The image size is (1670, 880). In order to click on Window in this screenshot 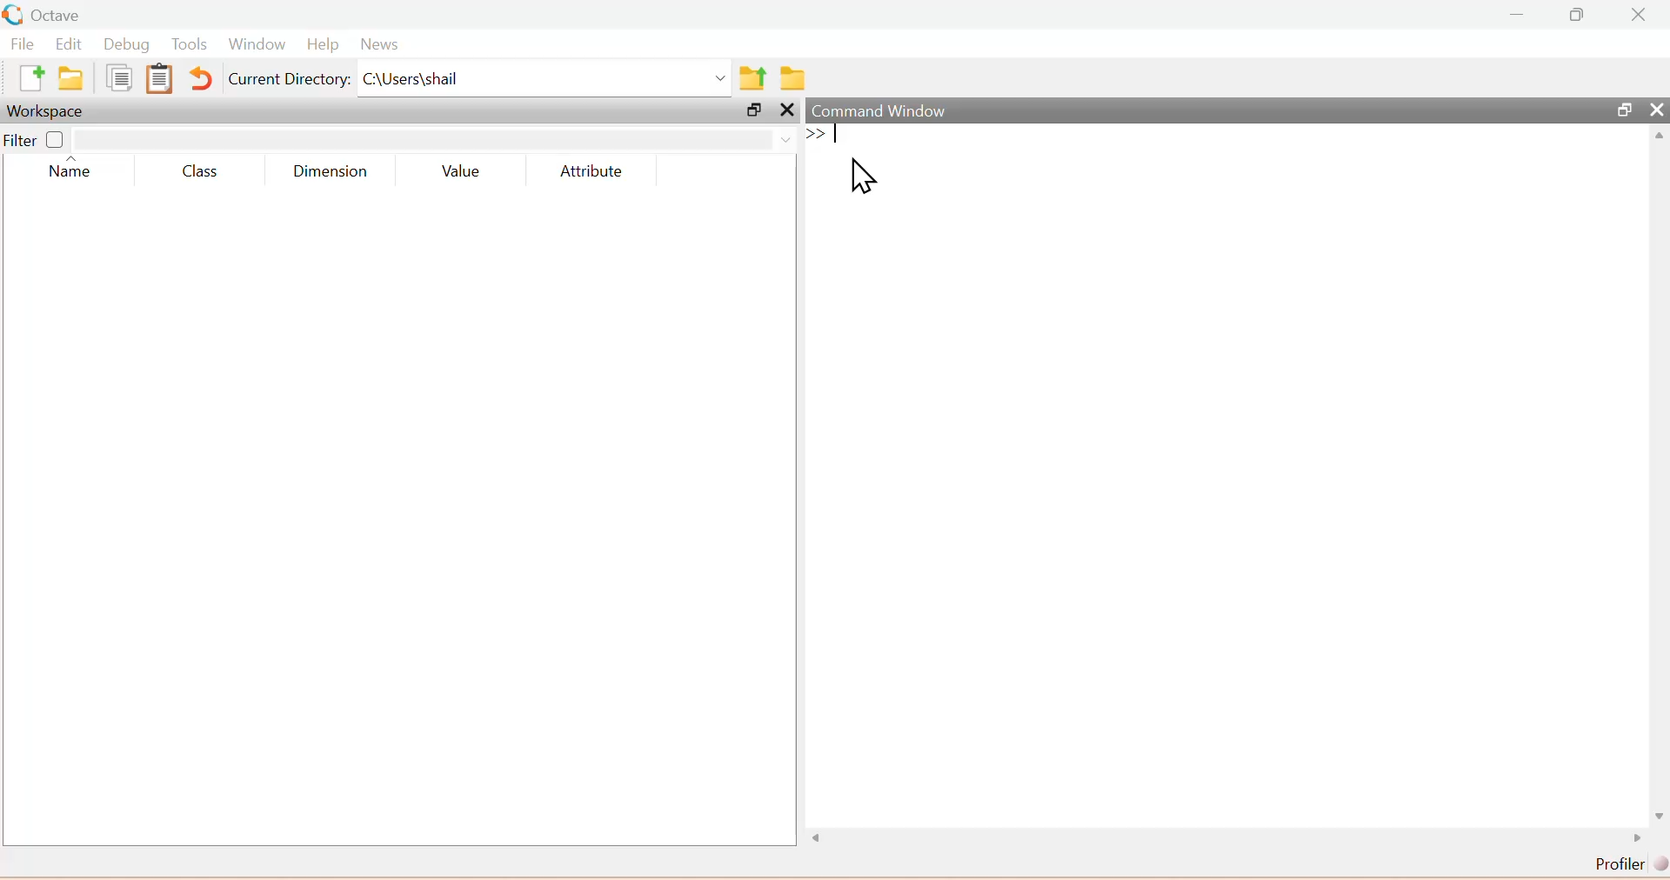, I will do `click(253, 46)`.